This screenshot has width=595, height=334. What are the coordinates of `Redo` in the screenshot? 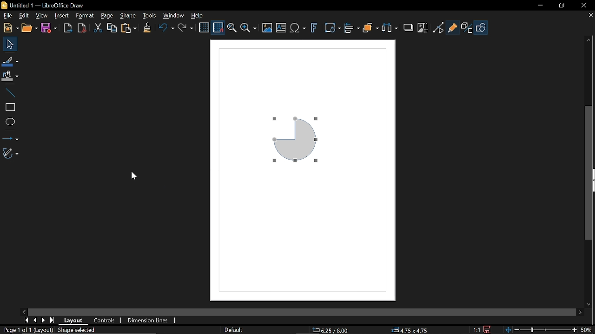 It's located at (185, 28).